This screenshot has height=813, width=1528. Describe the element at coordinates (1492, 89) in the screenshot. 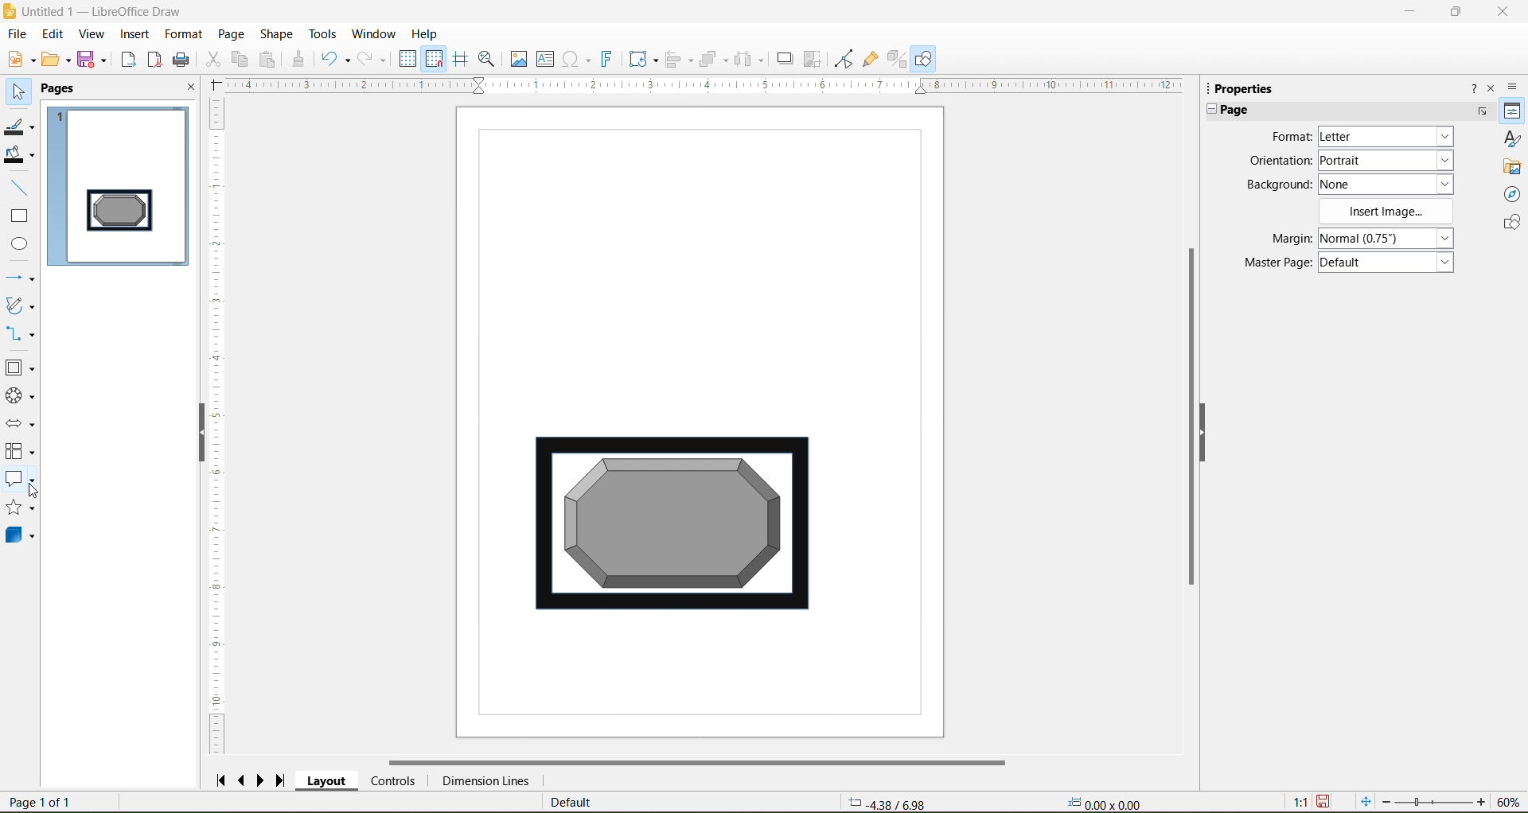

I see `Close sidebar deck` at that location.